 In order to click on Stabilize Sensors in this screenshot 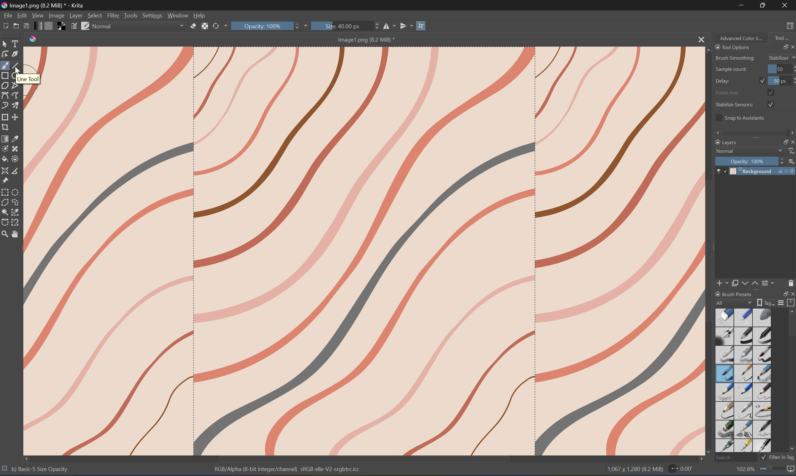, I will do `click(734, 104)`.